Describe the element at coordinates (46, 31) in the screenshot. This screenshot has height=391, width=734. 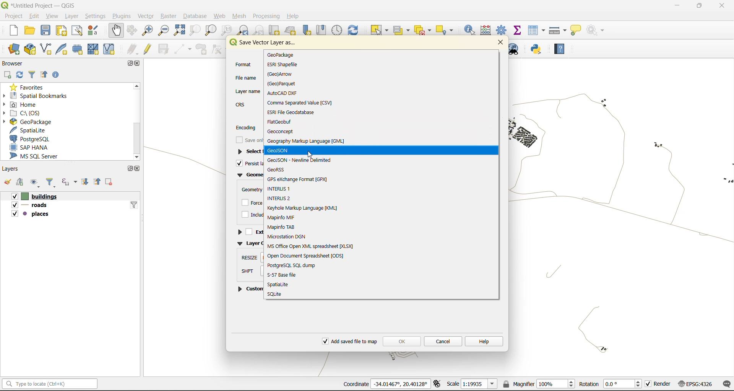
I see `save` at that location.